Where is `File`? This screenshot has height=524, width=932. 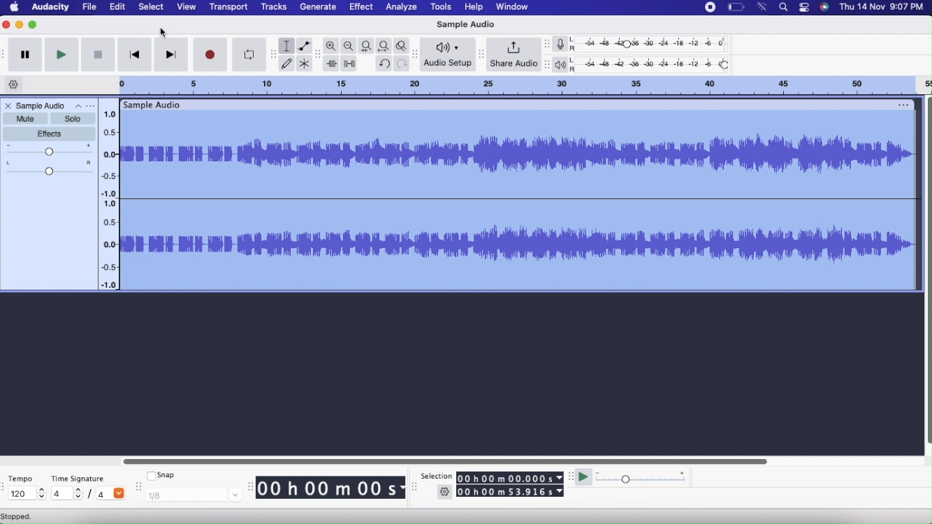
File is located at coordinates (89, 6).